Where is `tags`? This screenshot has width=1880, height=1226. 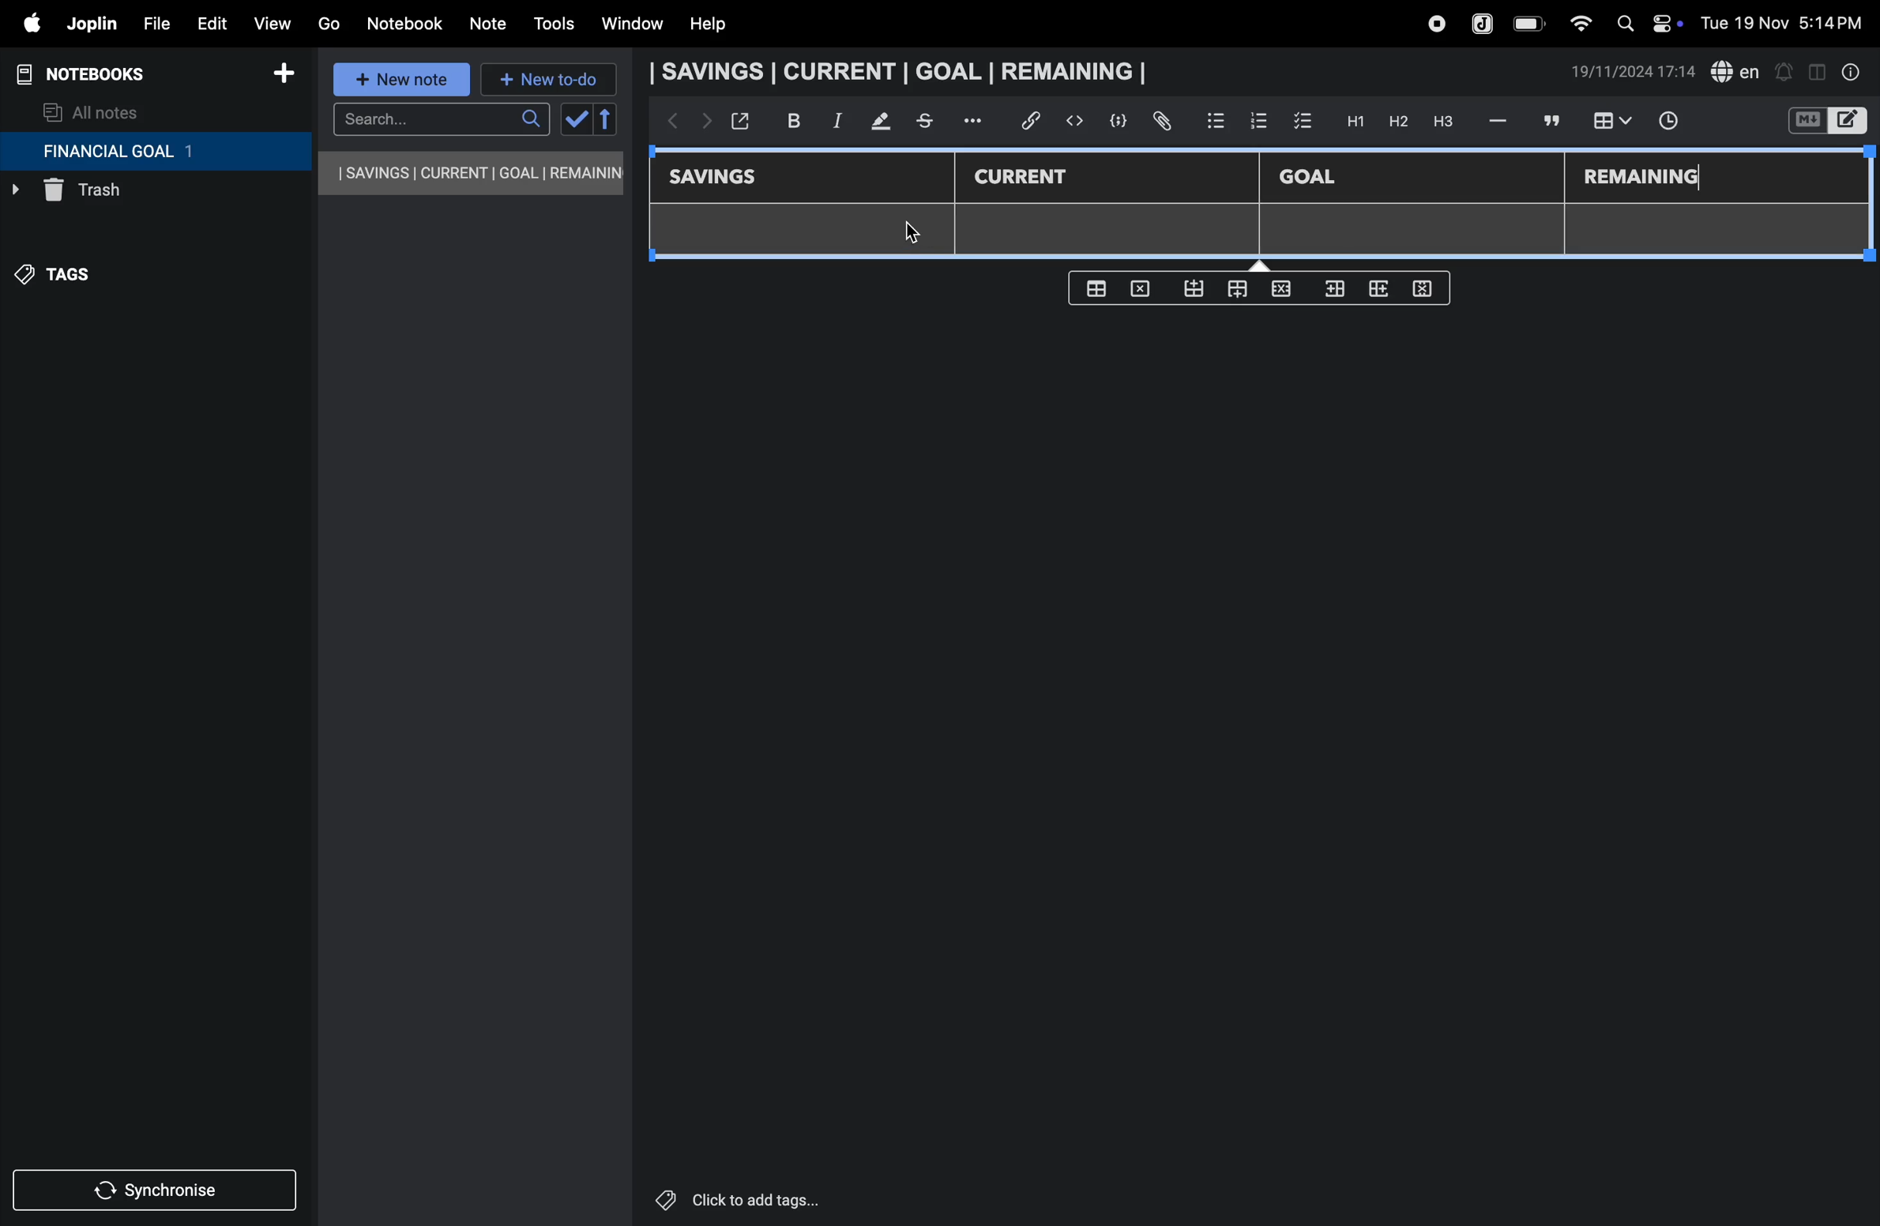 tags is located at coordinates (64, 282).